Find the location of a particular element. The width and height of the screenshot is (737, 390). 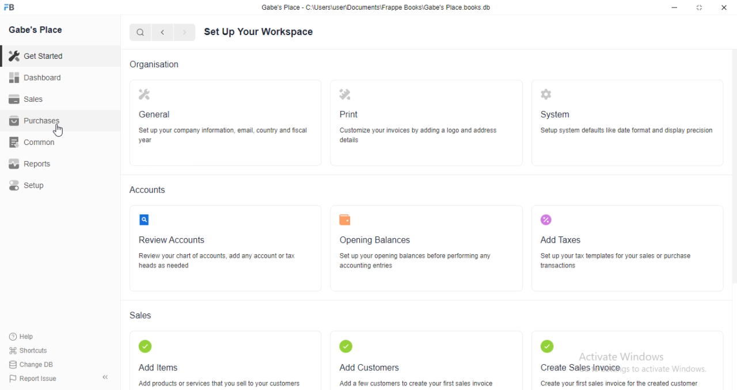

‘Set up your tax templates for your sales or purchase tansactons is located at coordinates (616, 262).